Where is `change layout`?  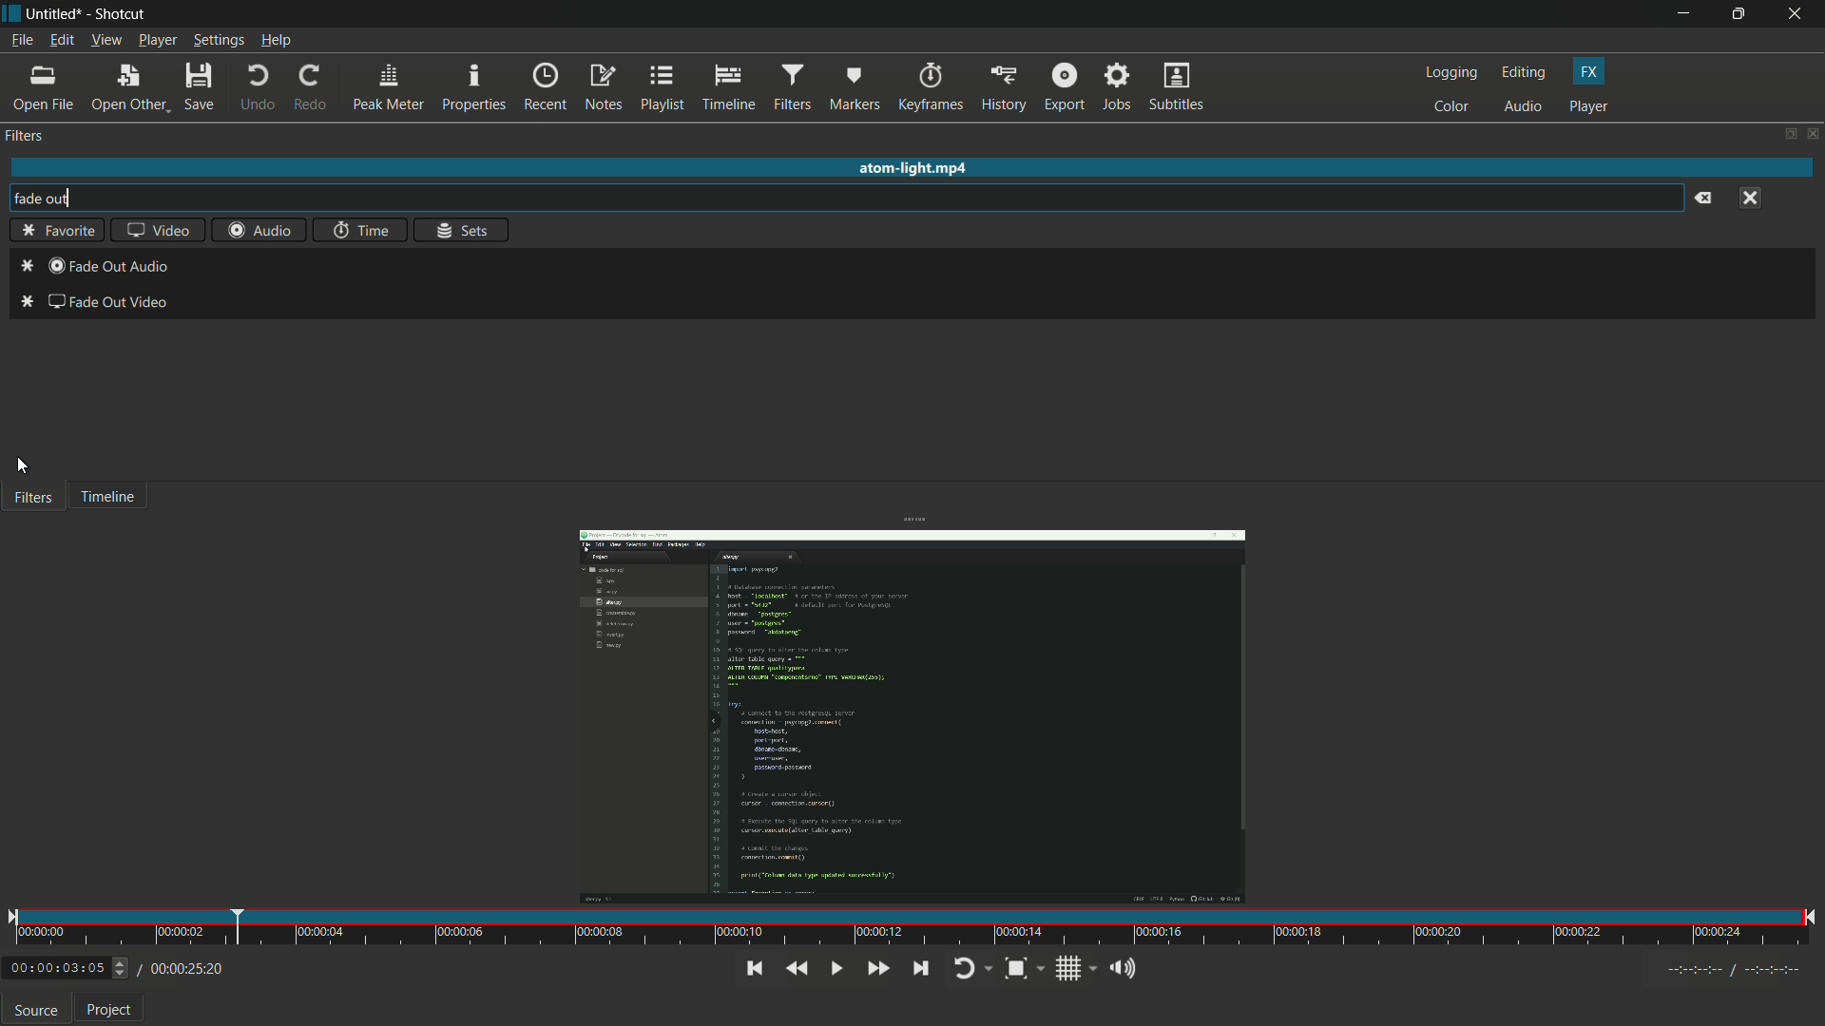 change layout is located at coordinates (1787, 135).